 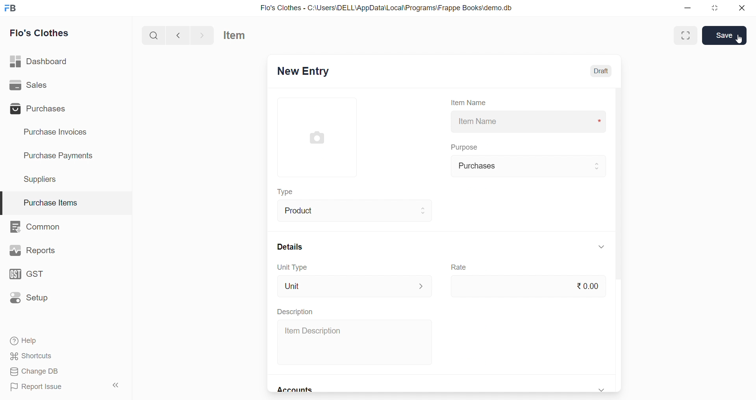 I want to click on Type, so click(x=289, y=193).